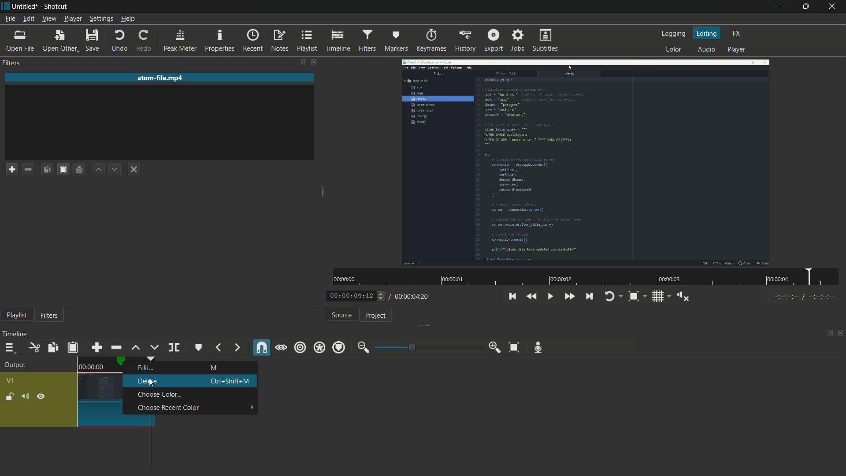 Image resolution: width=846 pixels, height=476 pixels. I want to click on audio, so click(707, 50).